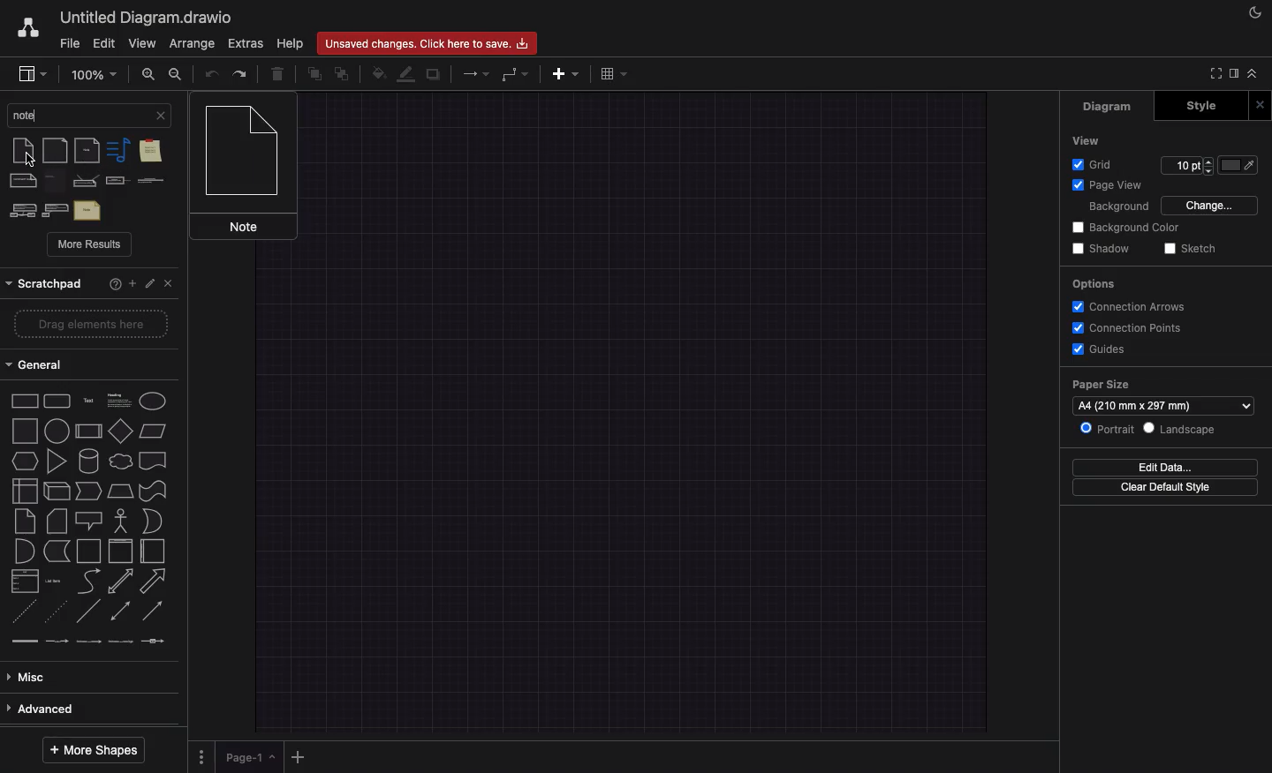 The image size is (1272, 773). What do you see at coordinates (378, 74) in the screenshot?
I see `Fill color` at bounding box center [378, 74].